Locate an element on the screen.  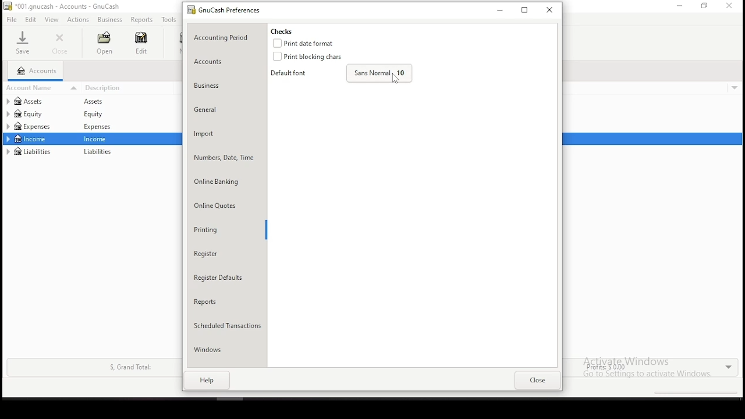
expenses is located at coordinates (39, 126).